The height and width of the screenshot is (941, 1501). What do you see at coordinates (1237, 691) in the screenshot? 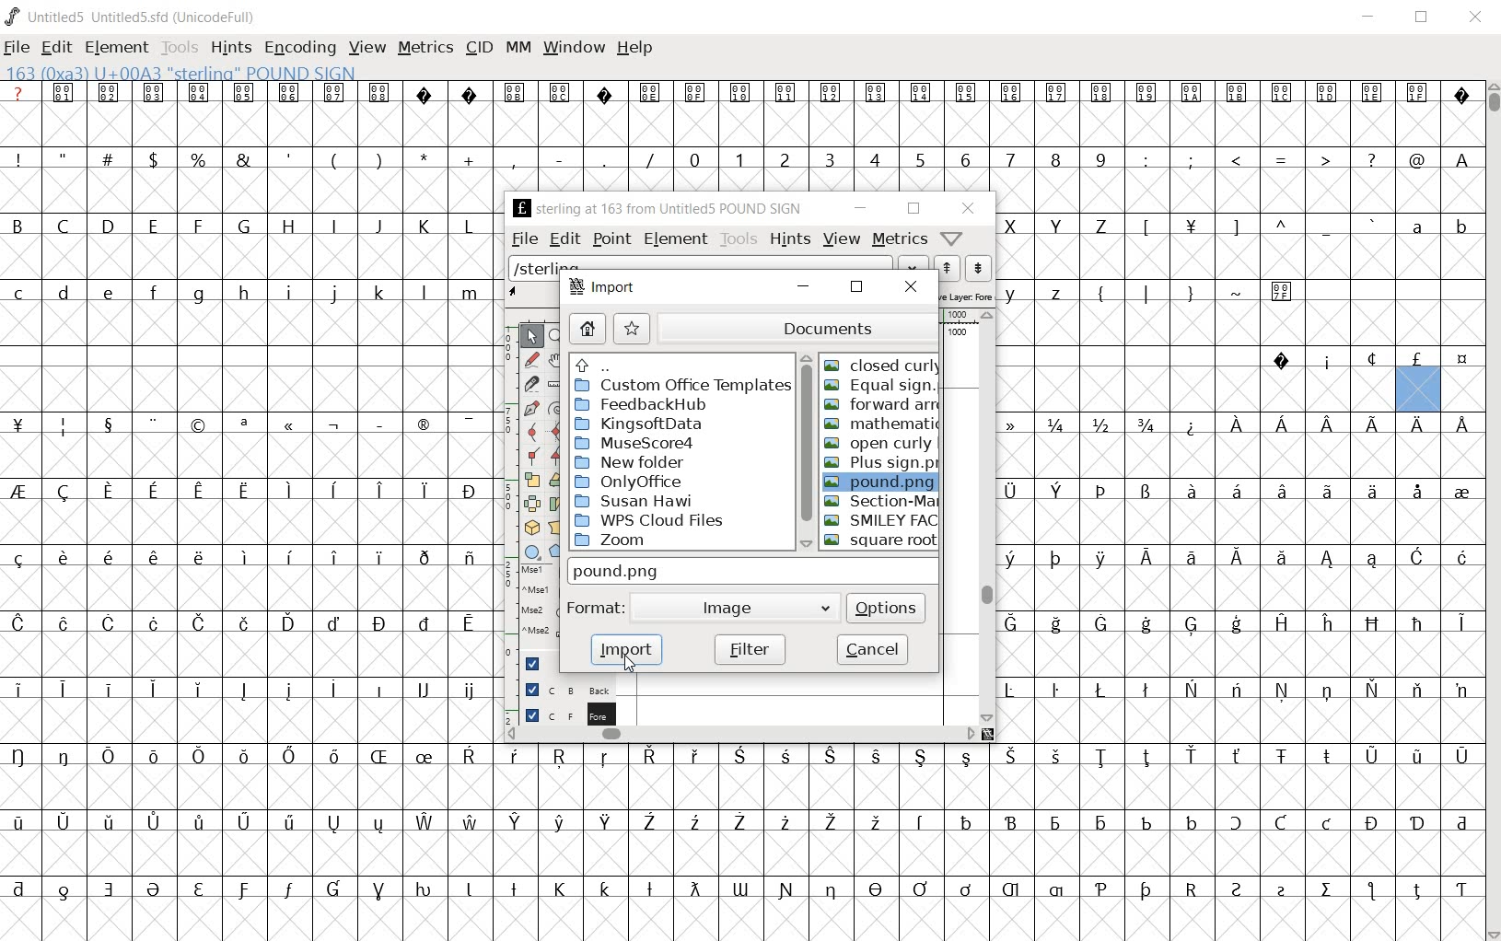
I see `Symbol` at bounding box center [1237, 691].